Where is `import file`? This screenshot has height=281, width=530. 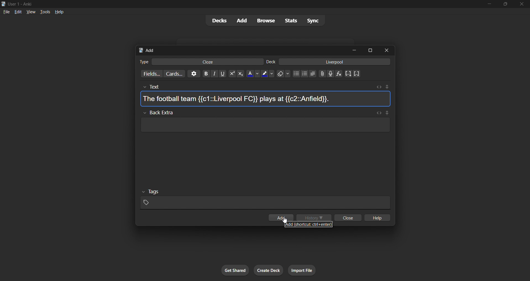
import file is located at coordinates (302, 270).